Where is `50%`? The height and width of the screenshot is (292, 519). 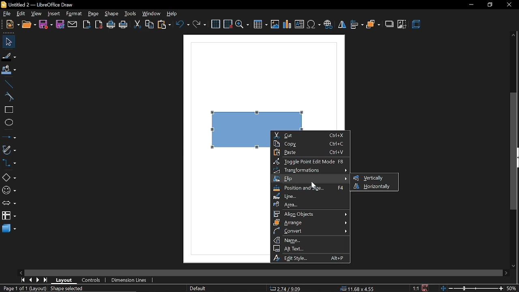
50% is located at coordinates (513, 288).